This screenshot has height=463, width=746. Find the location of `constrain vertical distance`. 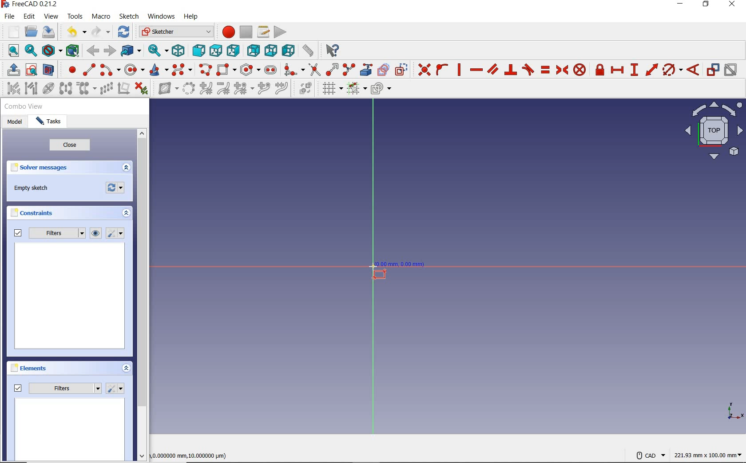

constrain vertical distance is located at coordinates (635, 70).